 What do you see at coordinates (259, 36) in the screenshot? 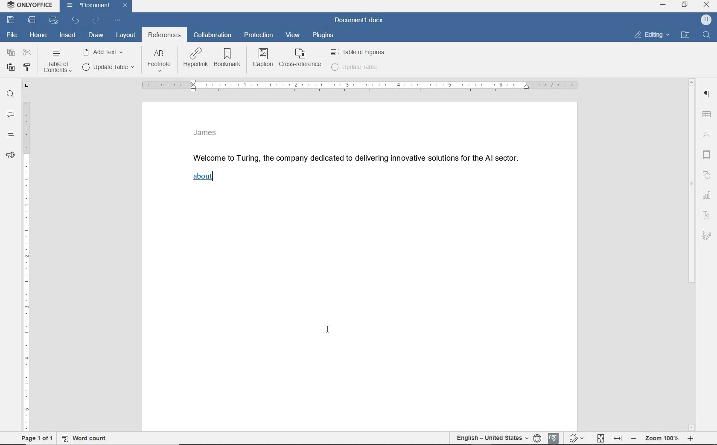
I see `protection` at bounding box center [259, 36].